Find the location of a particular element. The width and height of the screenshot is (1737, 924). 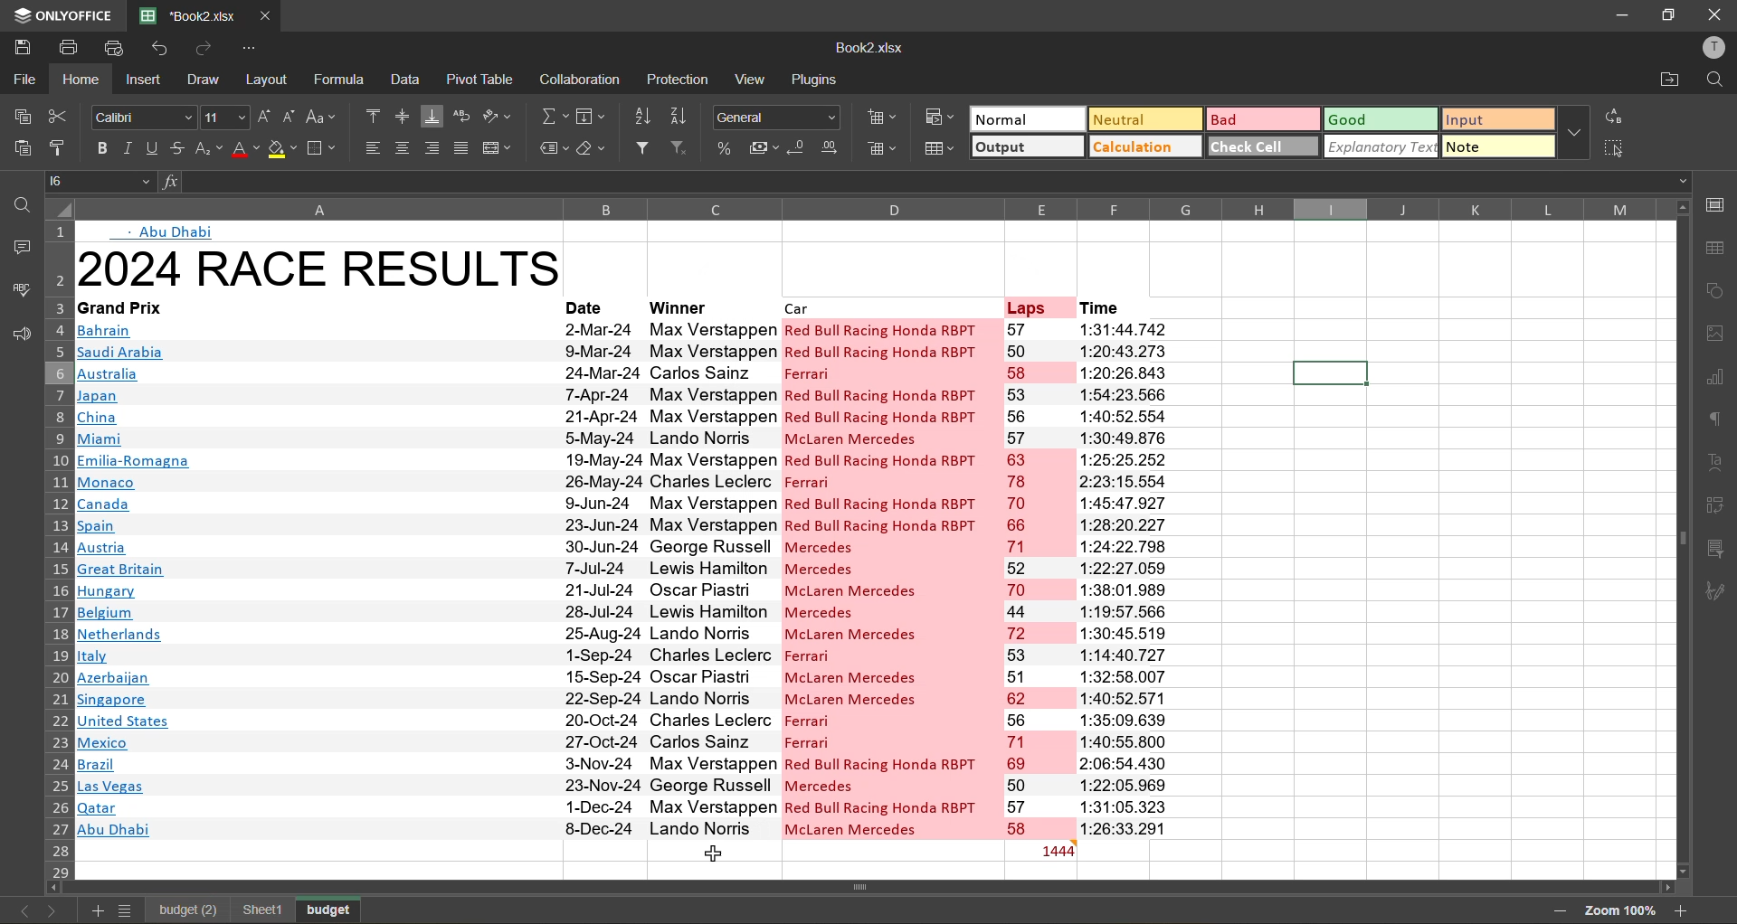

collaboration is located at coordinates (583, 80).